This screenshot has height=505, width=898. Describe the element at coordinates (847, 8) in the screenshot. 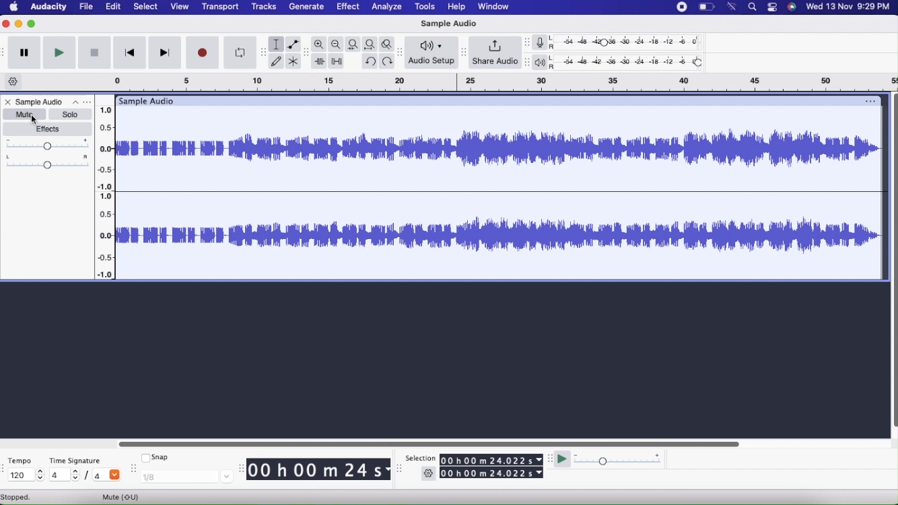

I see `Wed 13 Nov 9:29 PM` at that location.